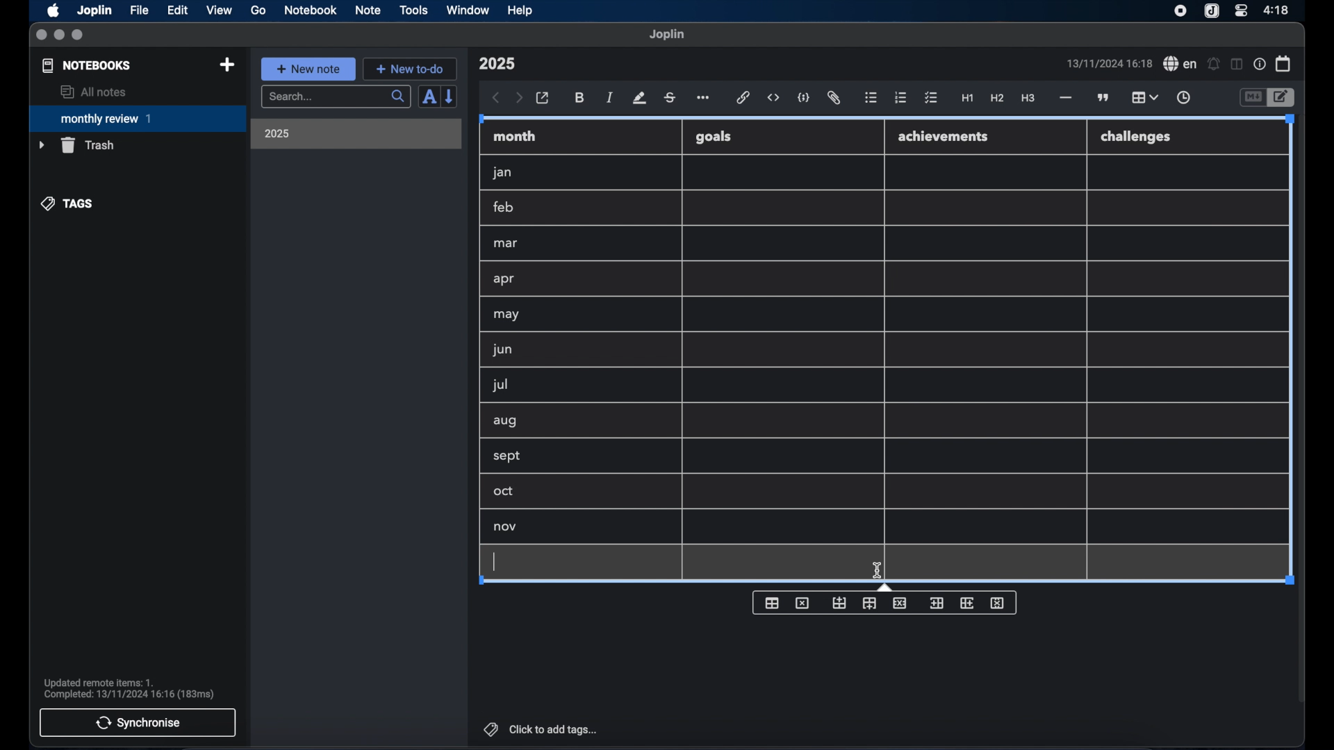 This screenshot has height=750, width=1334. Describe the element at coordinates (938, 602) in the screenshot. I see `insert column before` at that location.